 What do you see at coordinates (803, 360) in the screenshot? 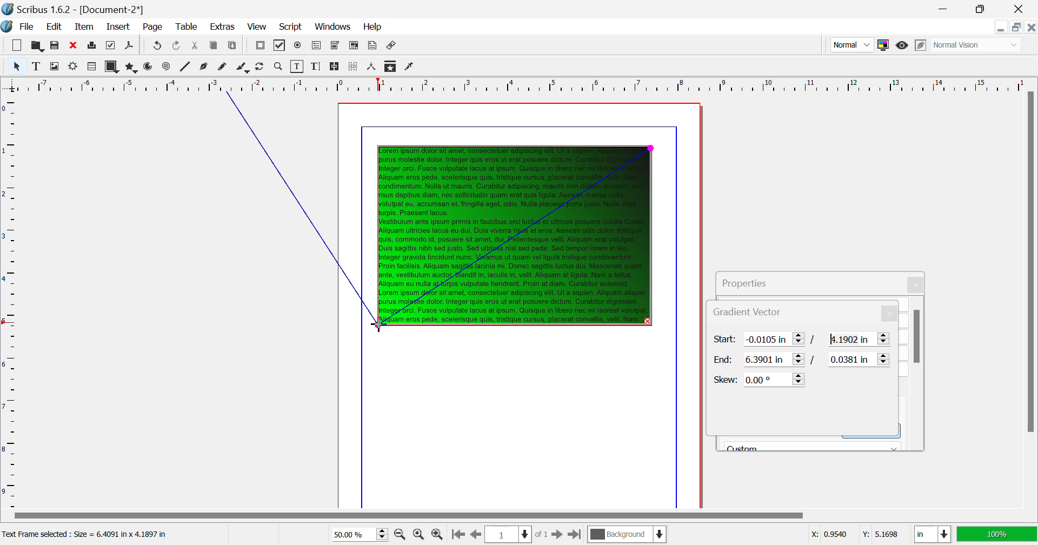
I see `Gradient Vector End` at bounding box center [803, 360].